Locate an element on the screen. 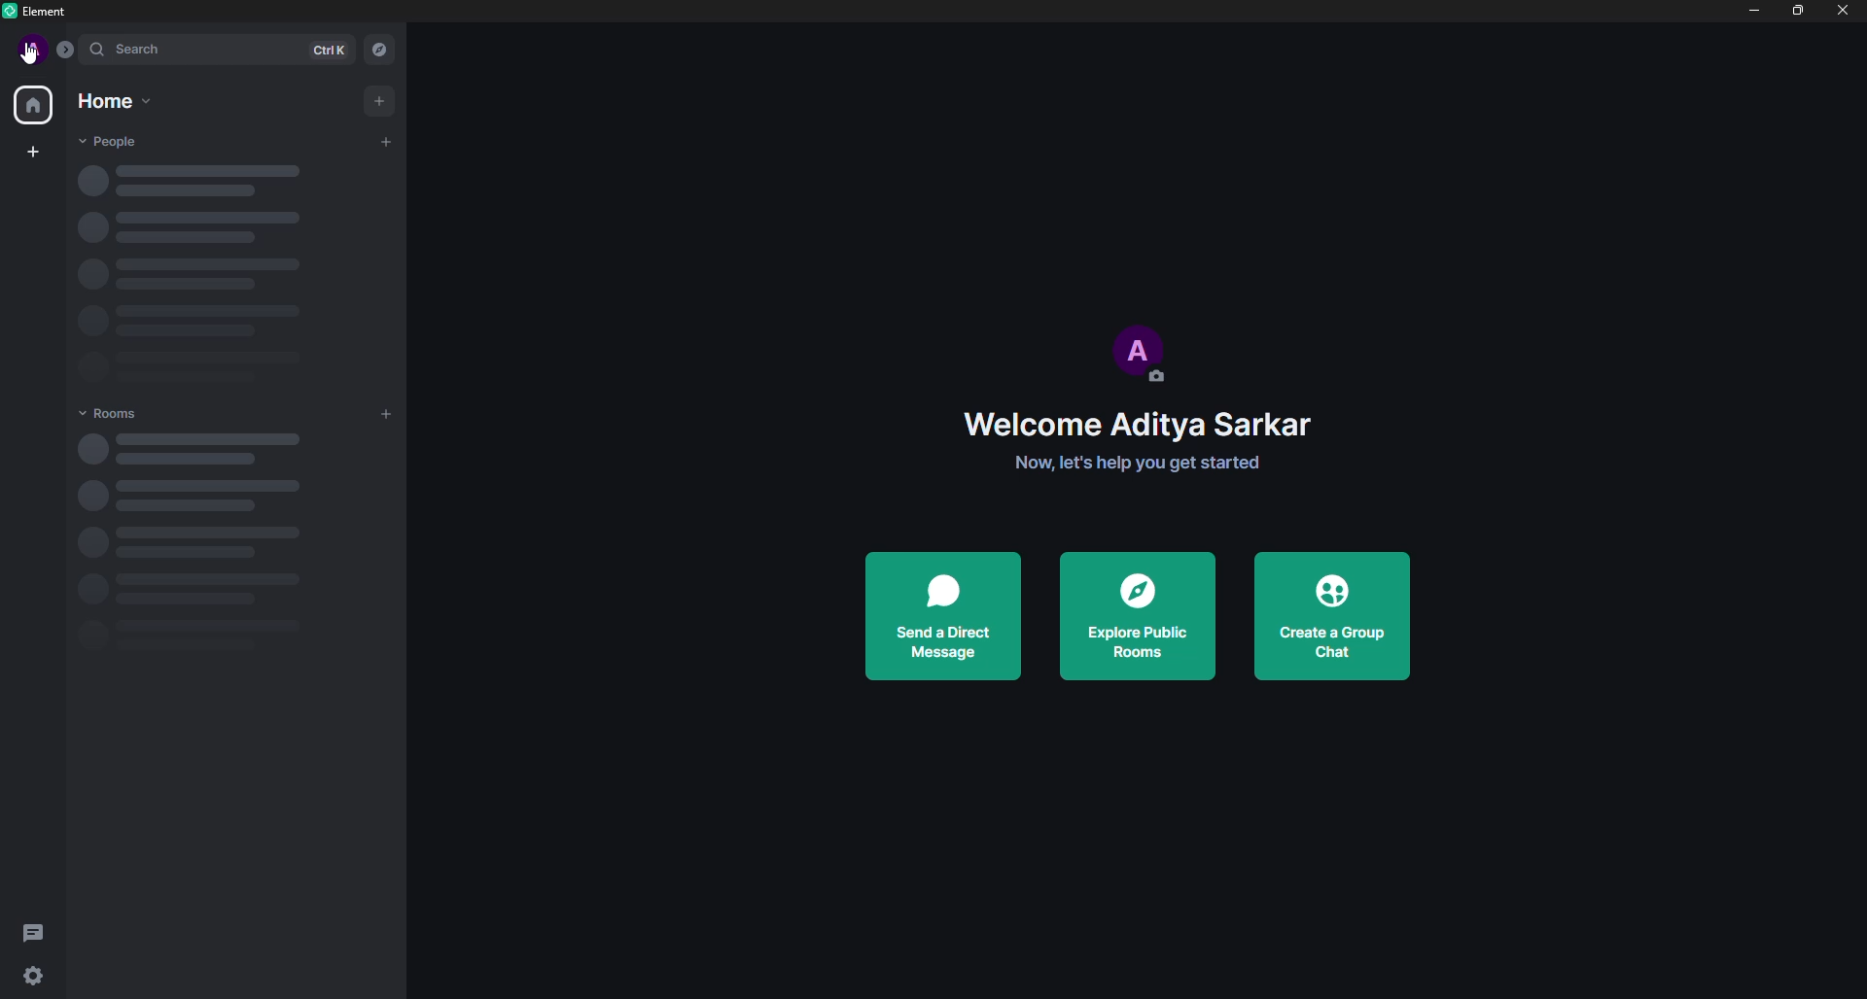 The image size is (1867, 999). threads is located at coordinates (29, 934).